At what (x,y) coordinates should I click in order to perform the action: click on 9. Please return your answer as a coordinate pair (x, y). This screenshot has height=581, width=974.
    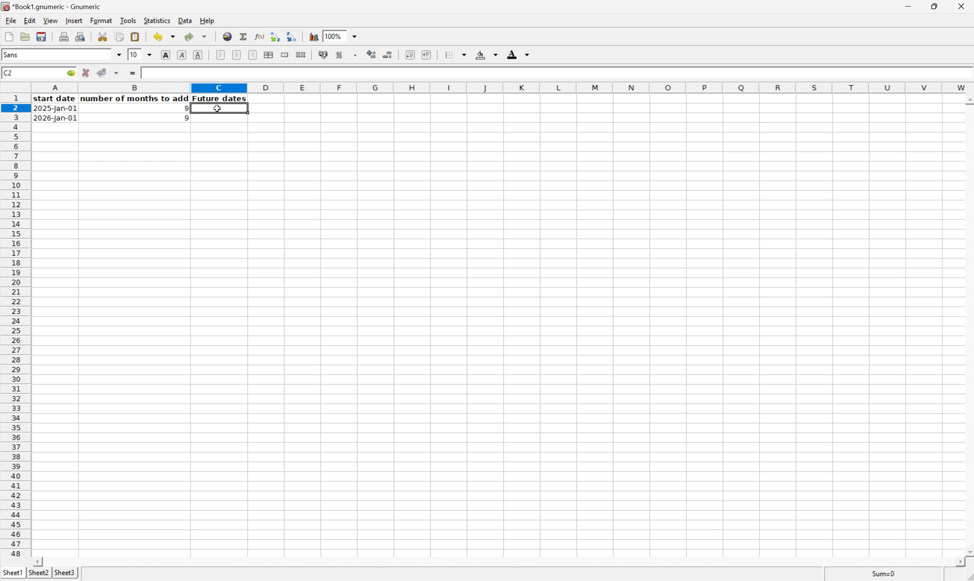
    Looking at the image, I should click on (183, 108).